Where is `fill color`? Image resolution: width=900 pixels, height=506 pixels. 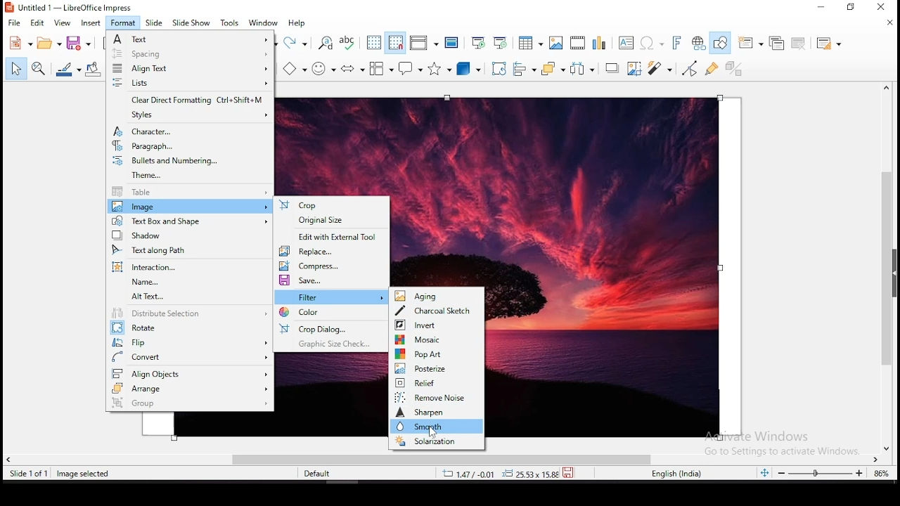
fill color is located at coordinates (93, 68).